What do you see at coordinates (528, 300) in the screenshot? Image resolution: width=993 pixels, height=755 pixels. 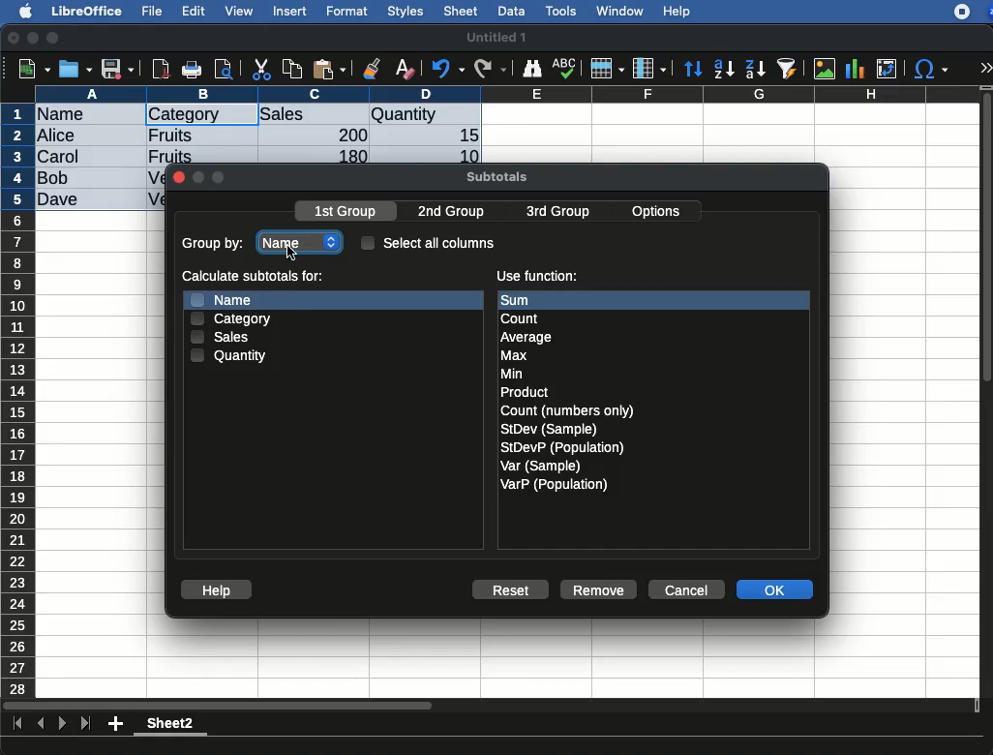 I see `Sum` at bounding box center [528, 300].